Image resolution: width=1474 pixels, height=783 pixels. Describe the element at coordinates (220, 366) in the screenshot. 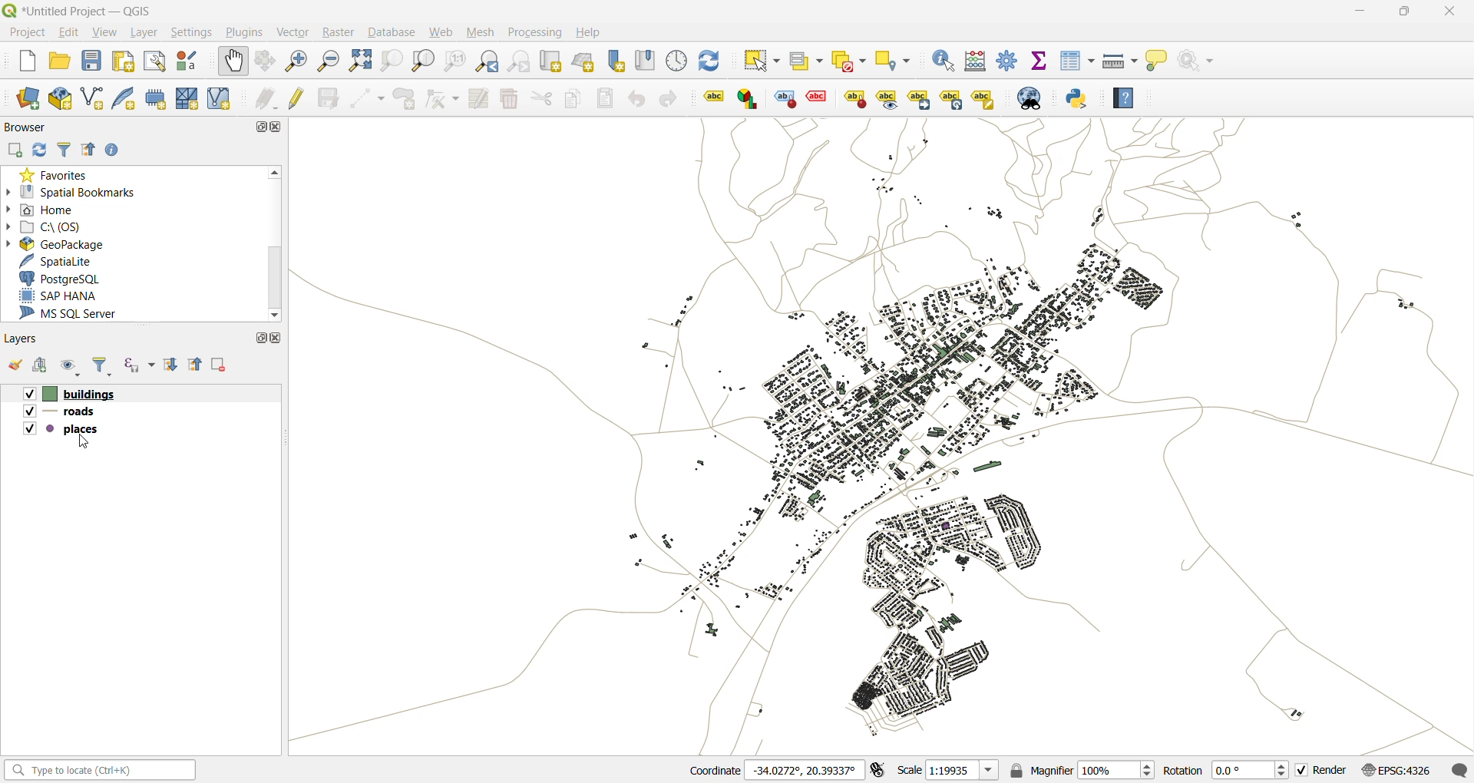

I see `remove` at that location.